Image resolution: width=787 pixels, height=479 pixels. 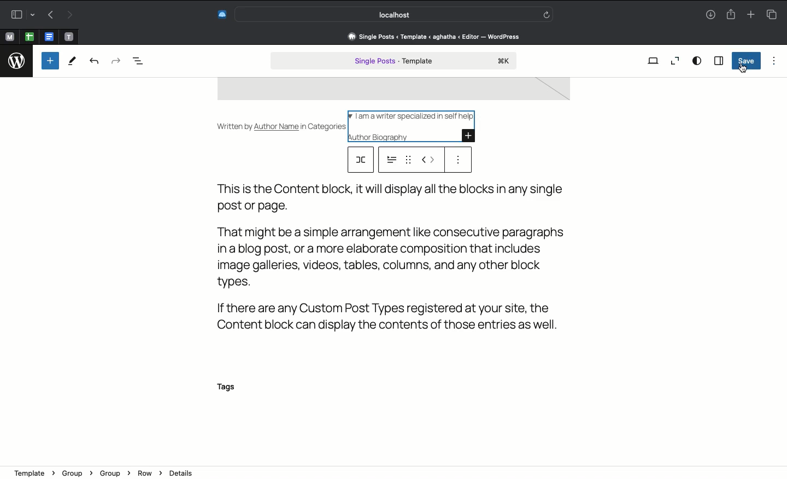 What do you see at coordinates (413, 135) in the screenshot?
I see `Author biography` at bounding box center [413, 135].